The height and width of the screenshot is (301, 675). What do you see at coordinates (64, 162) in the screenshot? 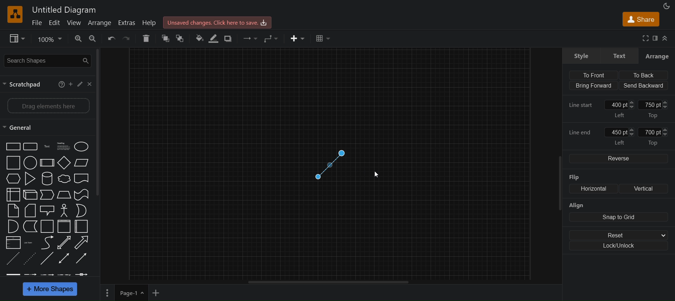
I see `Diamond` at bounding box center [64, 162].